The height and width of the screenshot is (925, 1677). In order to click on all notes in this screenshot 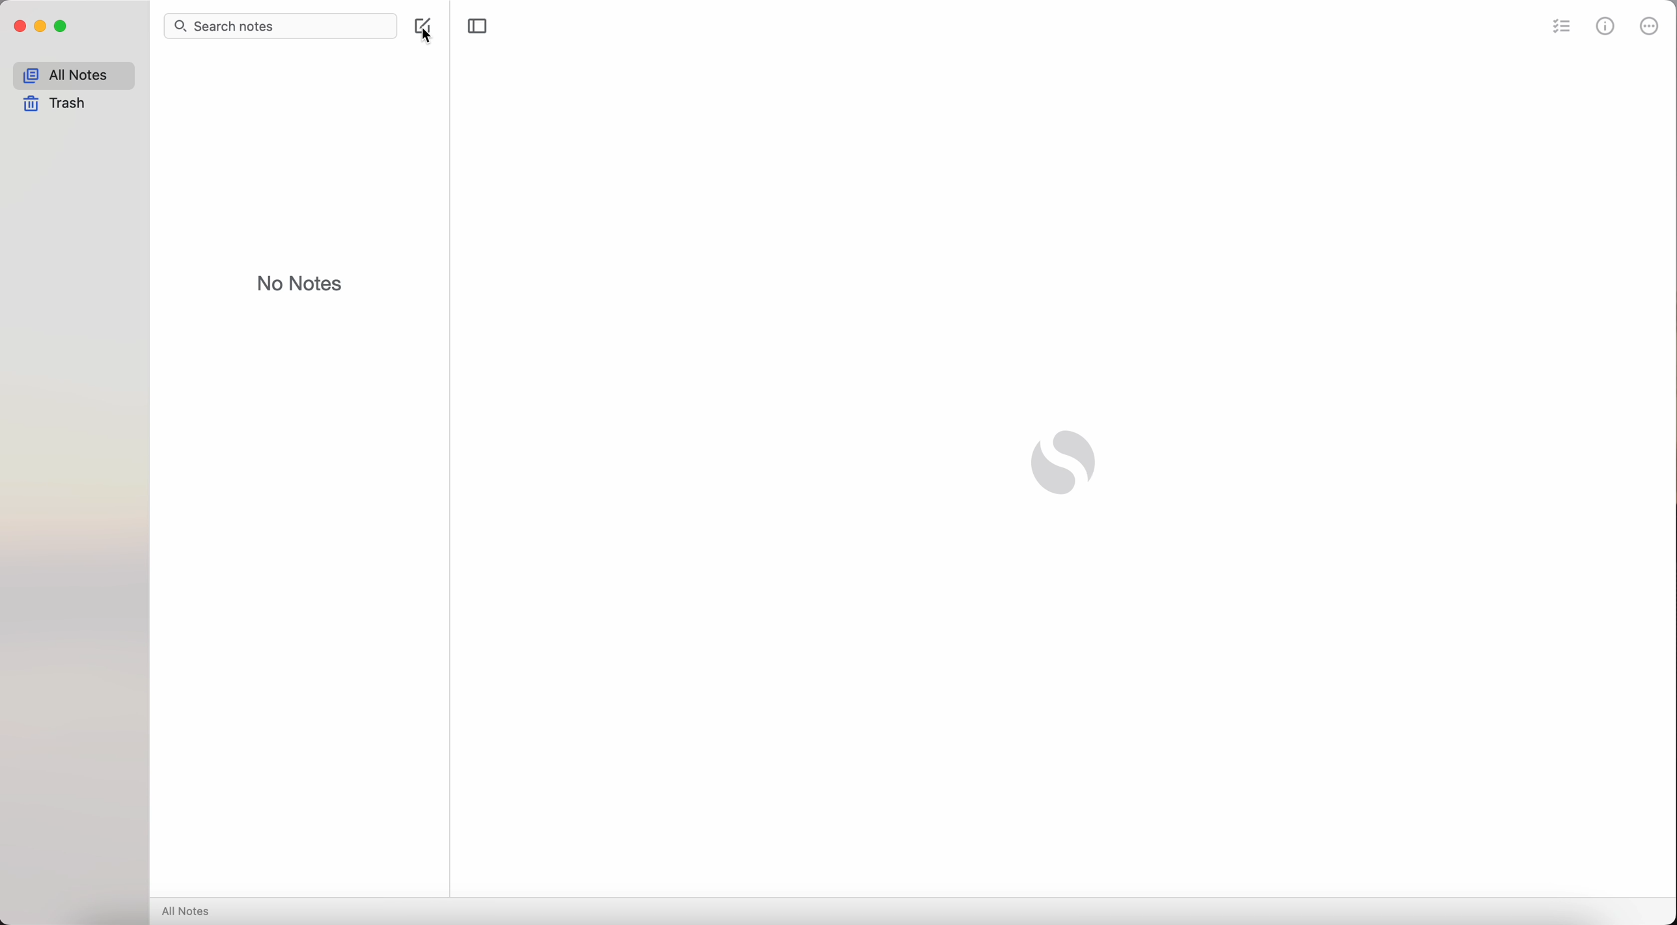, I will do `click(190, 912)`.